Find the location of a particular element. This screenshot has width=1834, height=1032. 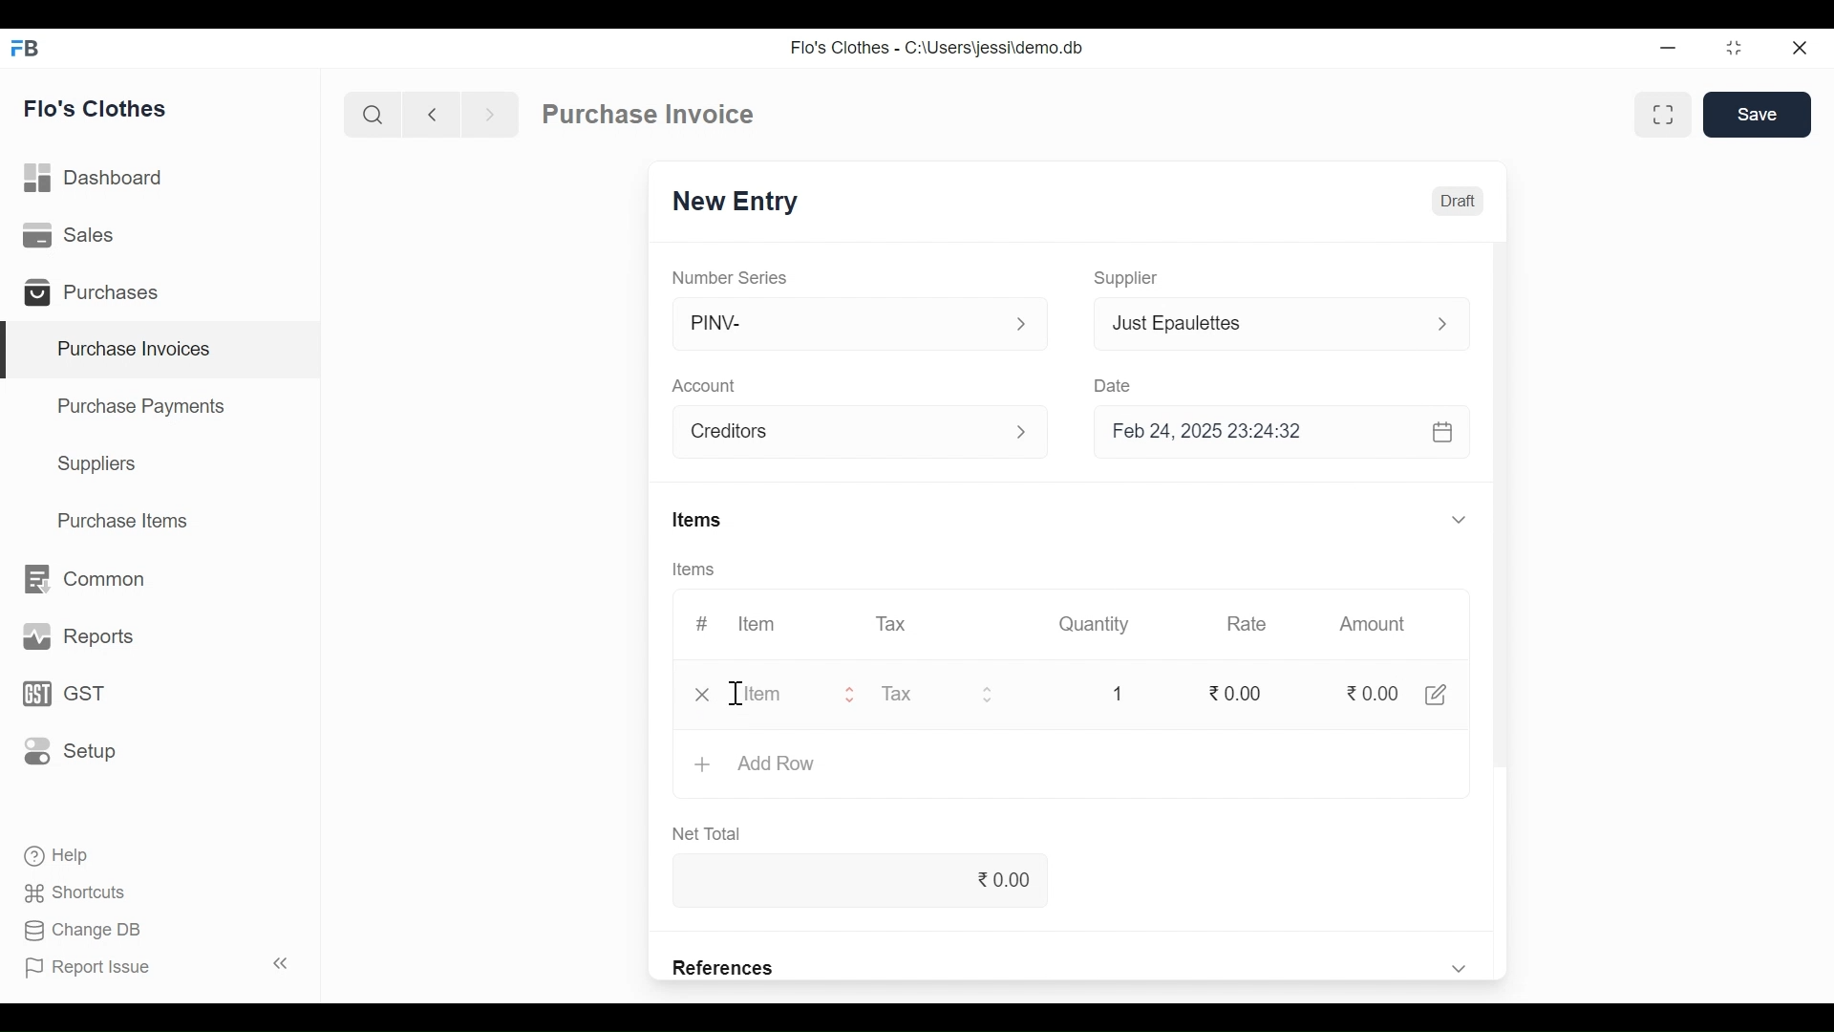

Edit is located at coordinates (1437, 695).